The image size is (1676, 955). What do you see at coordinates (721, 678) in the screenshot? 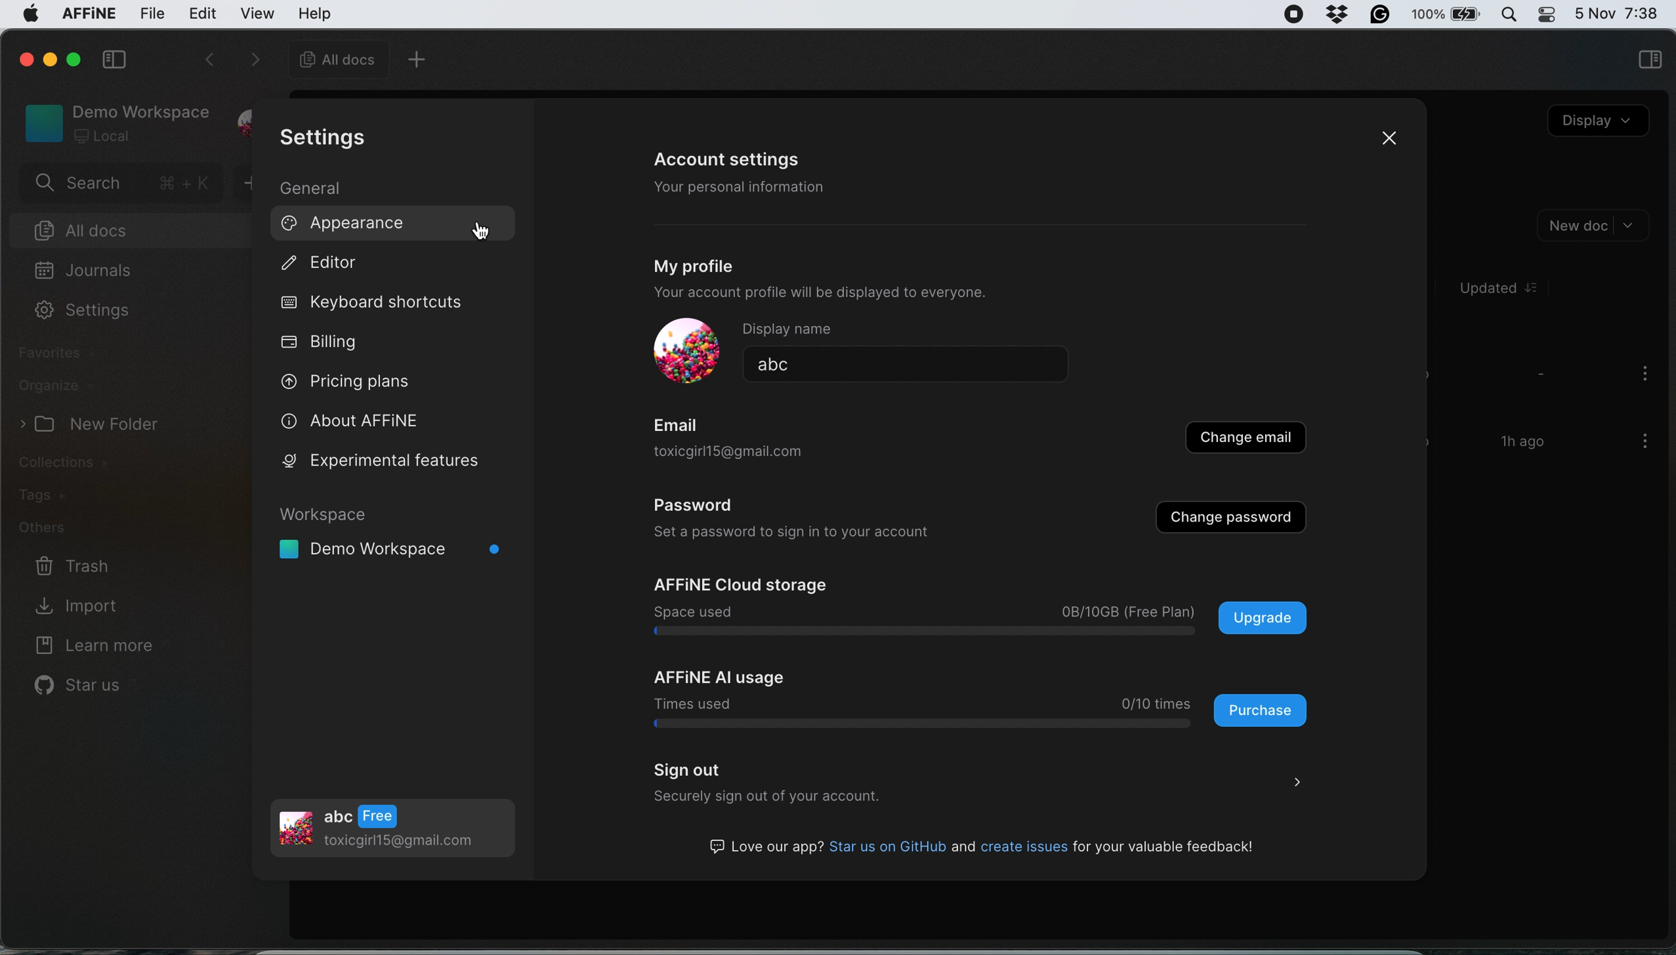
I see `affine ai usage` at bounding box center [721, 678].